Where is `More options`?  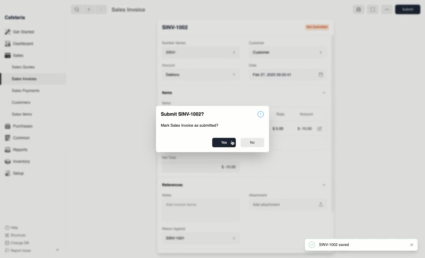 More options is located at coordinates (388, 9).